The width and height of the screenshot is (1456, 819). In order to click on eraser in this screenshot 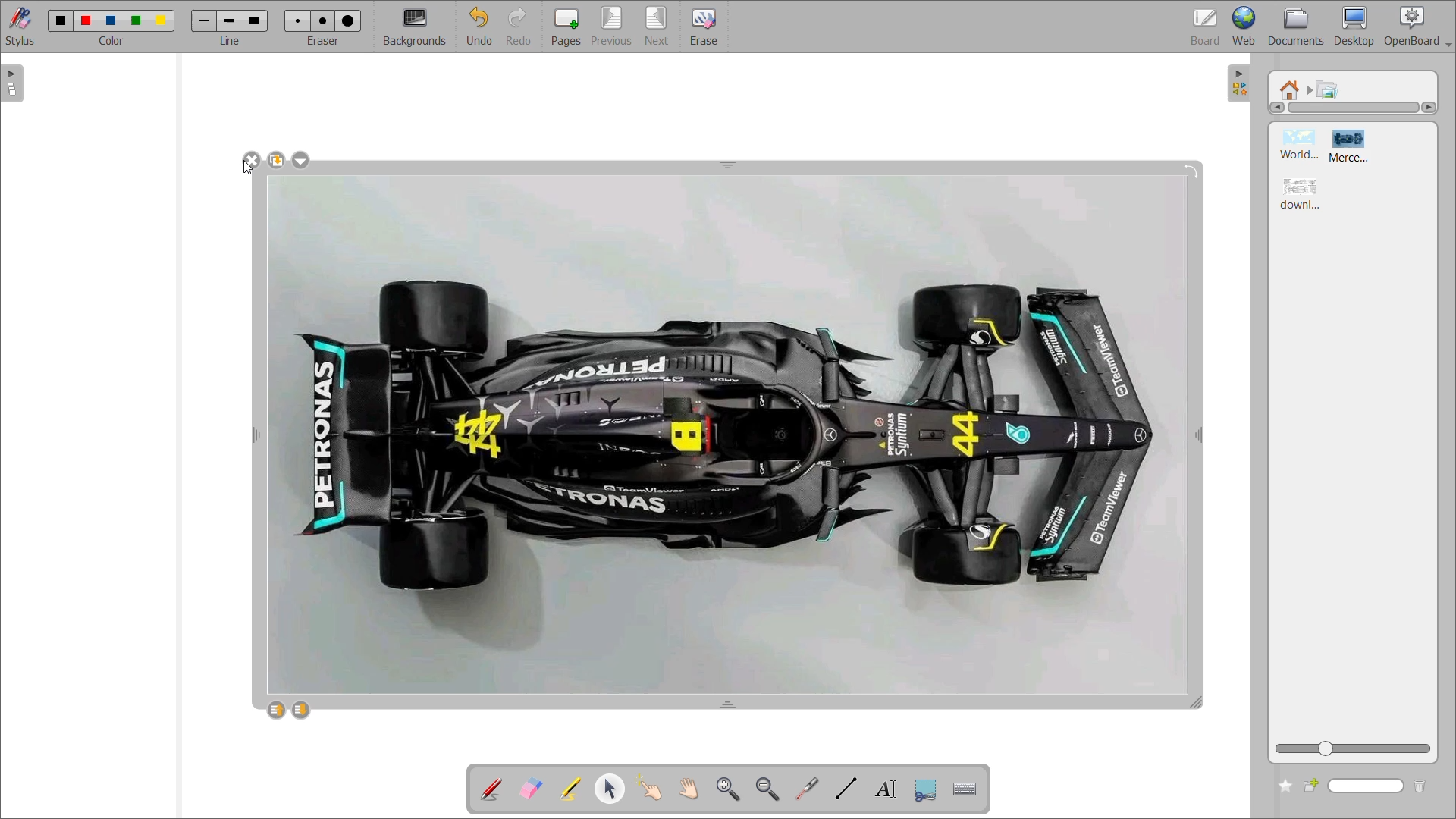, I will do `click(325, 42)`.